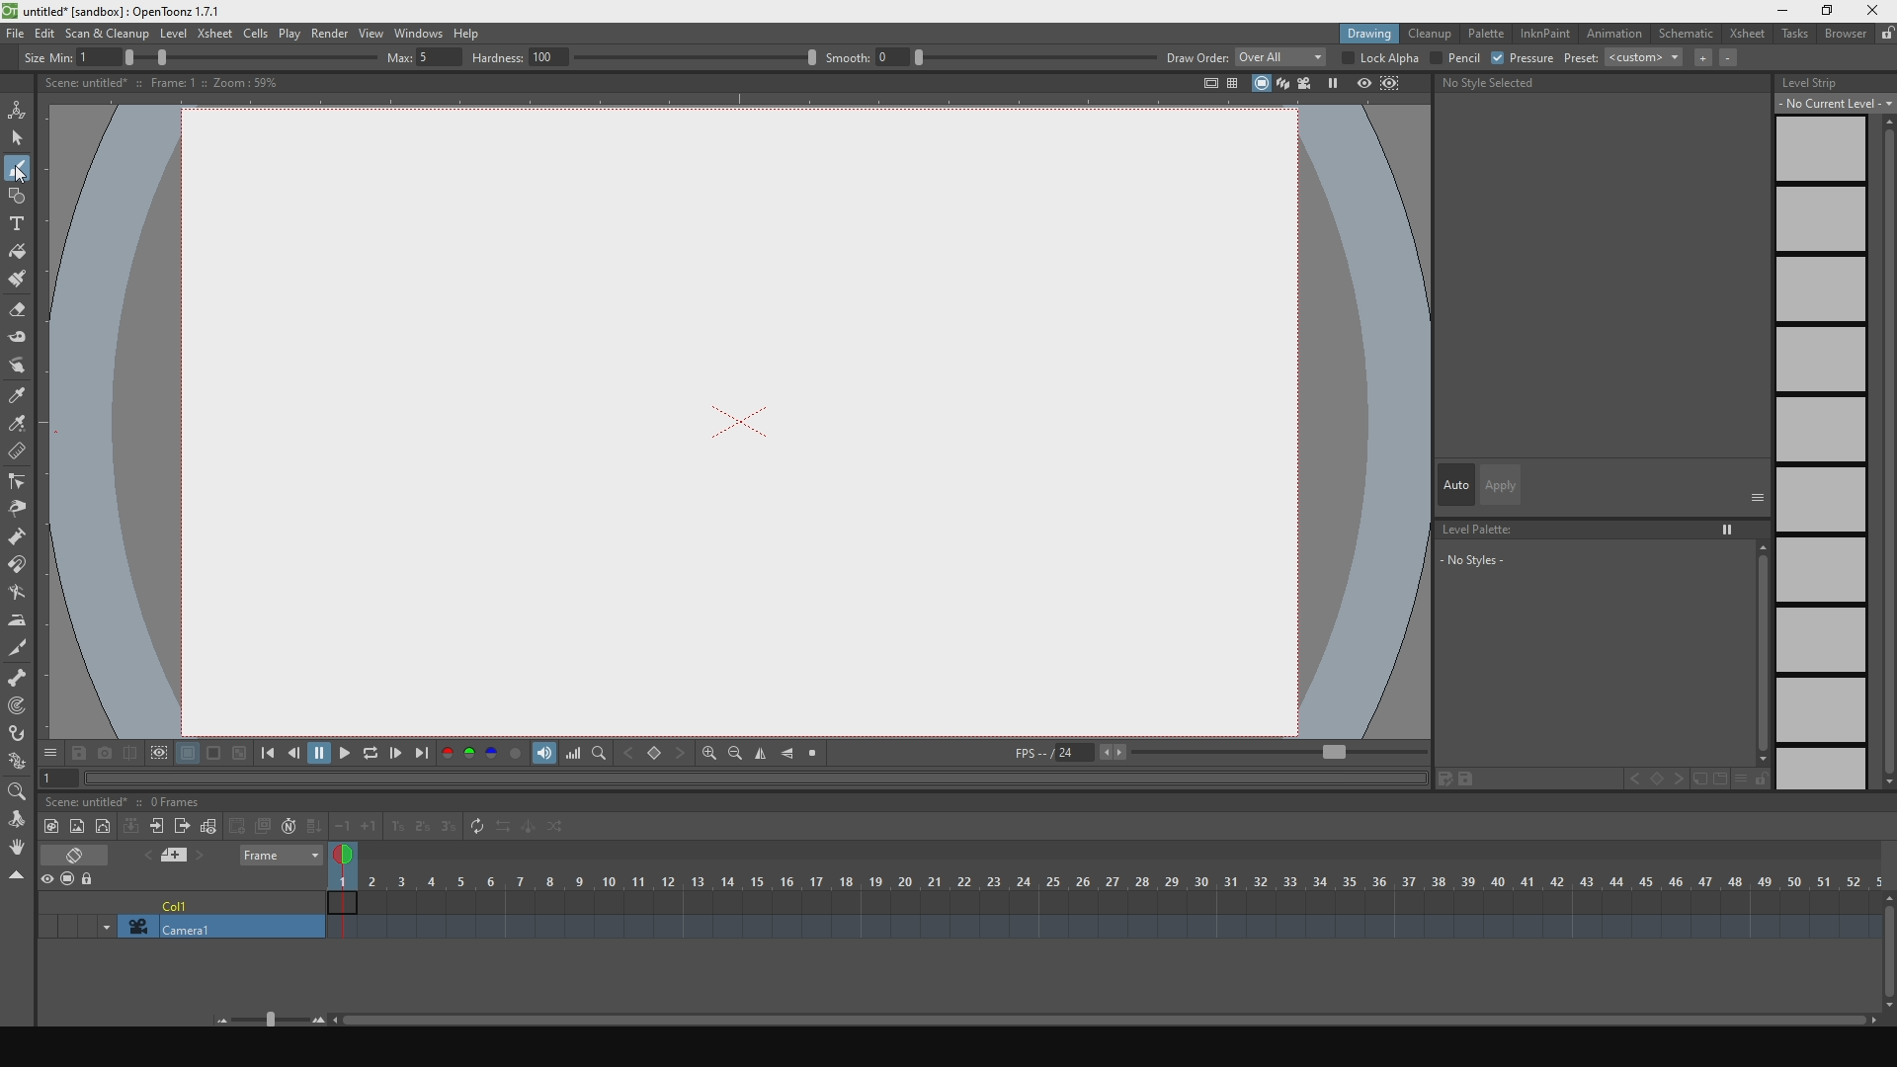  I want to click on Scene untitled* :: 0 Frames, so click(128, 798).